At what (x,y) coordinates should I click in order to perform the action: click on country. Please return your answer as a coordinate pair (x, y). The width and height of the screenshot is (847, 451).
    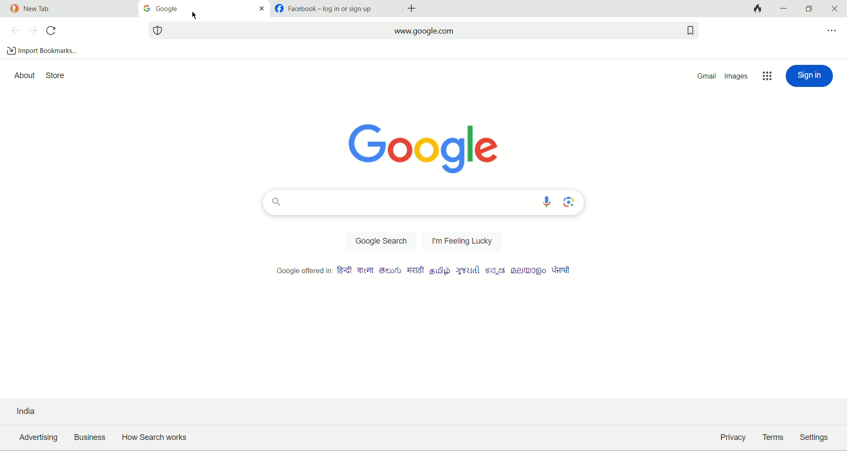
    Looking at the image, I should click on (44, 410).